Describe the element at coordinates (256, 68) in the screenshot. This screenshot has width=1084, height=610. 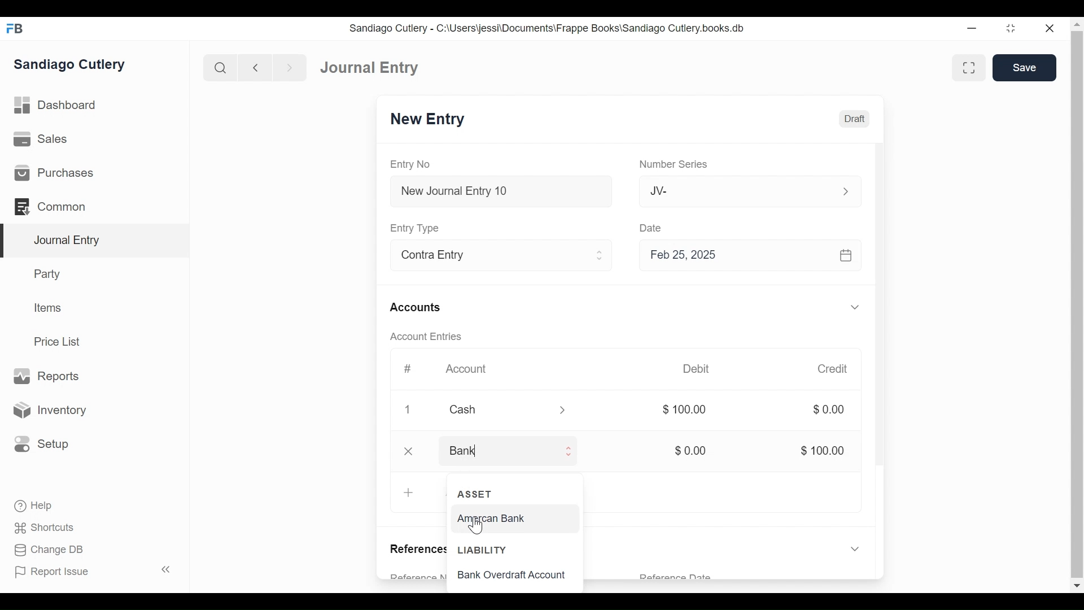
I see `Navigate Back` at that location.